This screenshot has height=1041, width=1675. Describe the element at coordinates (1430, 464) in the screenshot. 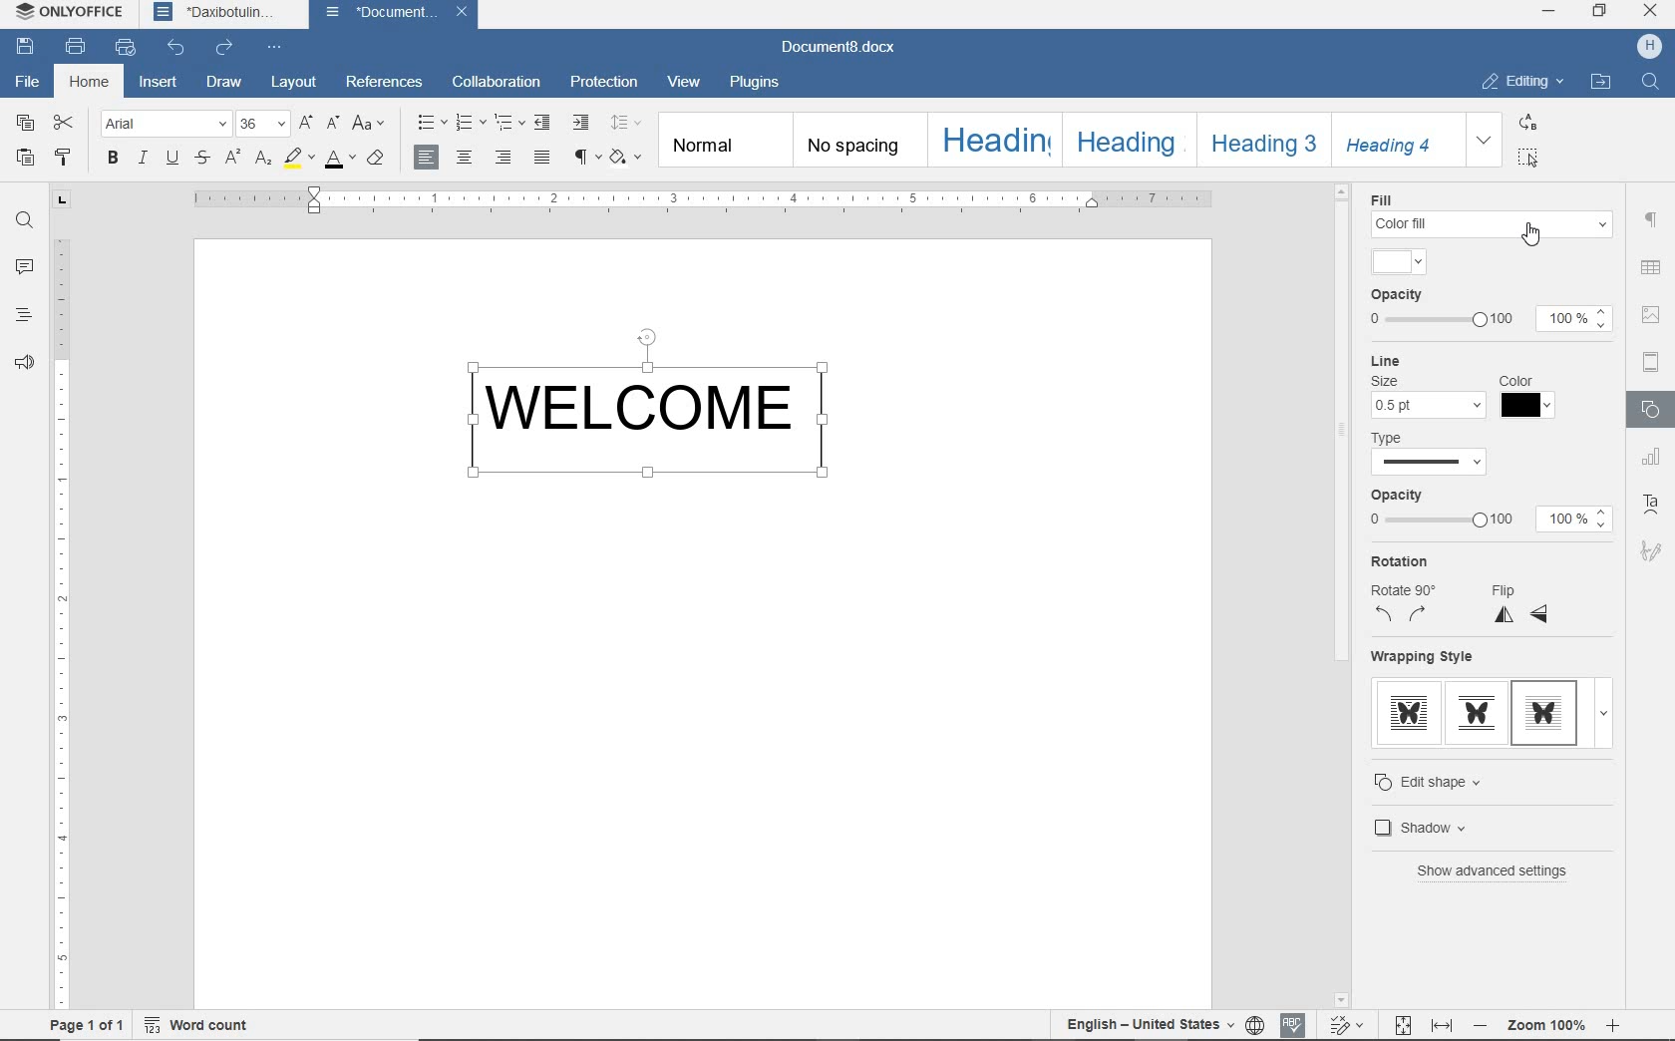

I see `line type` at that location.